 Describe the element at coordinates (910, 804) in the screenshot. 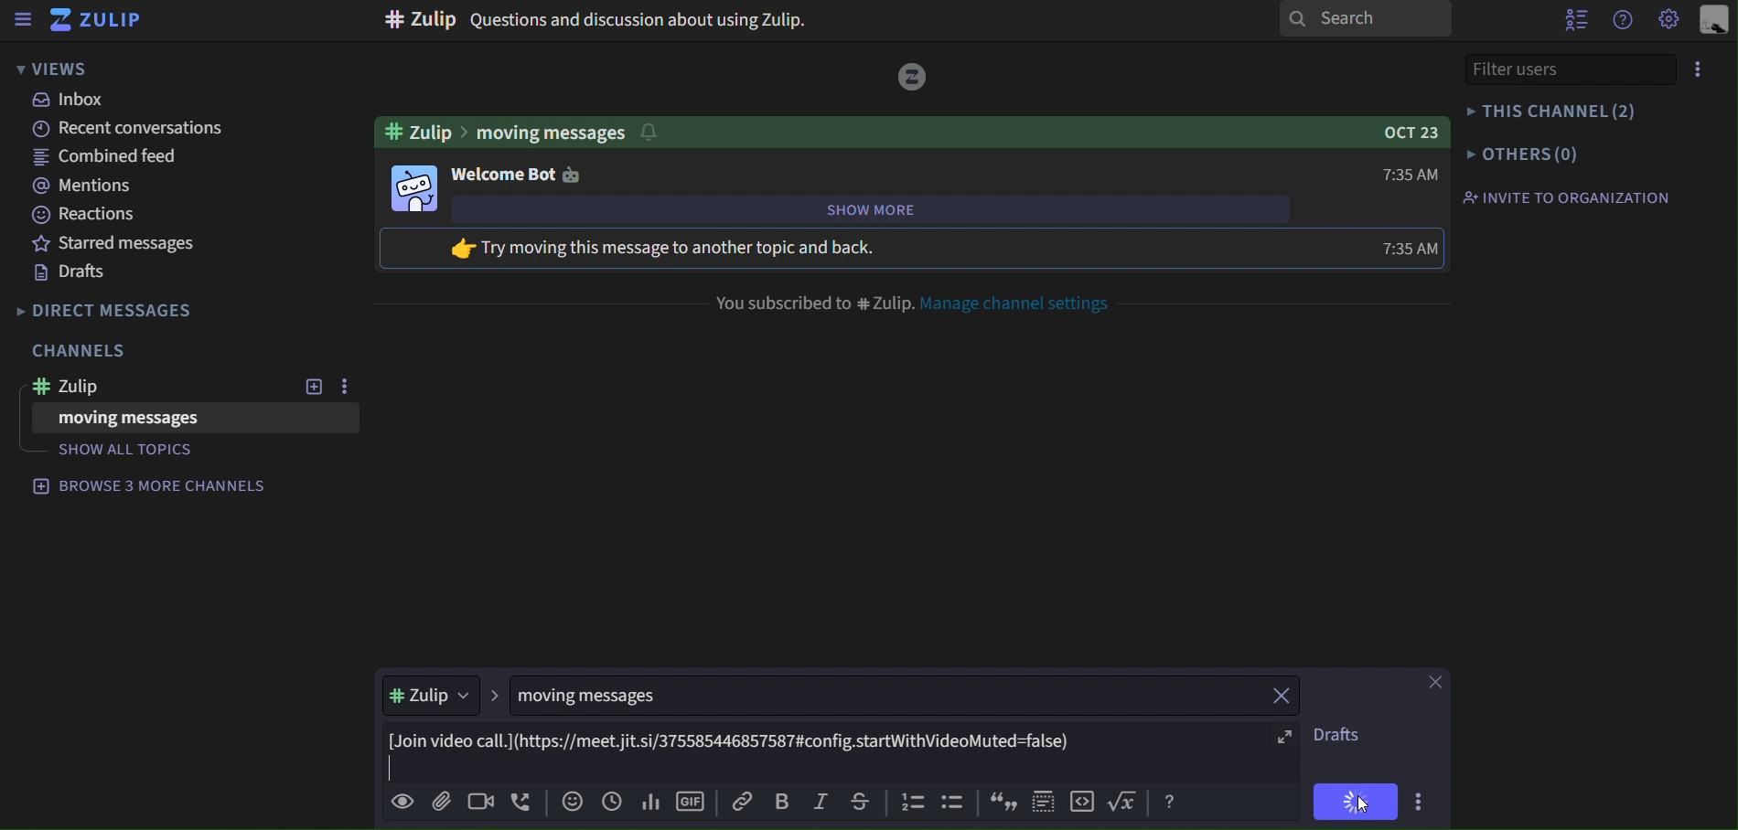

I see `icon` at that location.